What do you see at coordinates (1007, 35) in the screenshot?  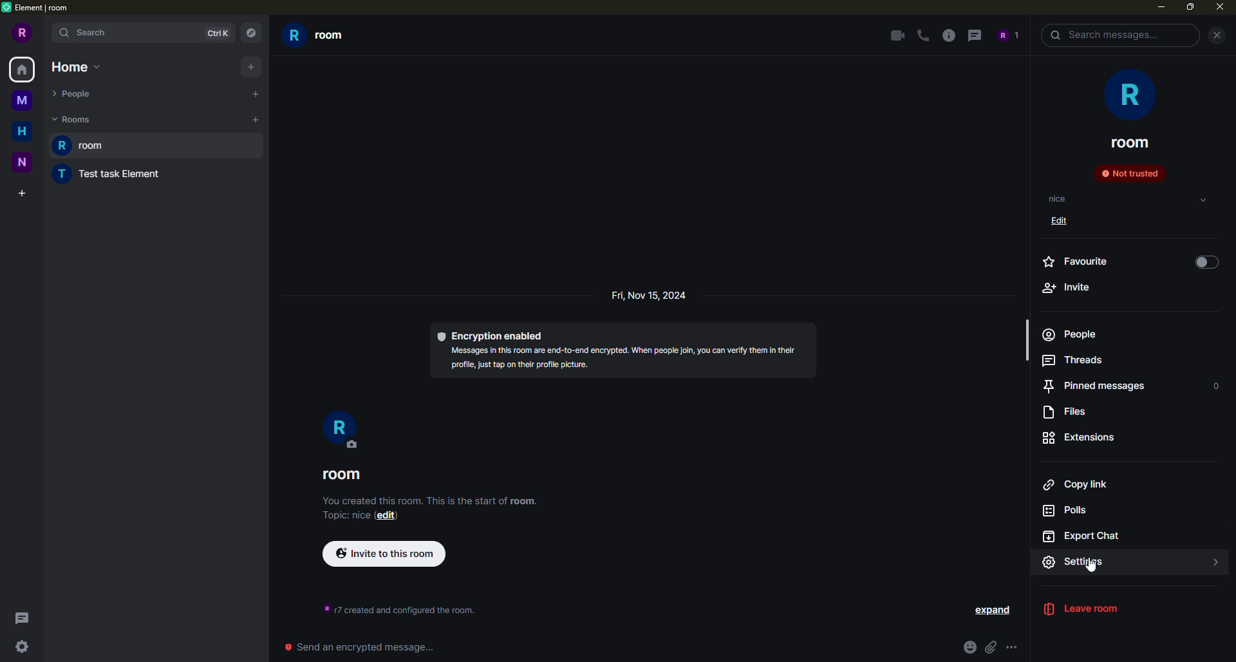 I see `account` at bounding box center [1007, 35].